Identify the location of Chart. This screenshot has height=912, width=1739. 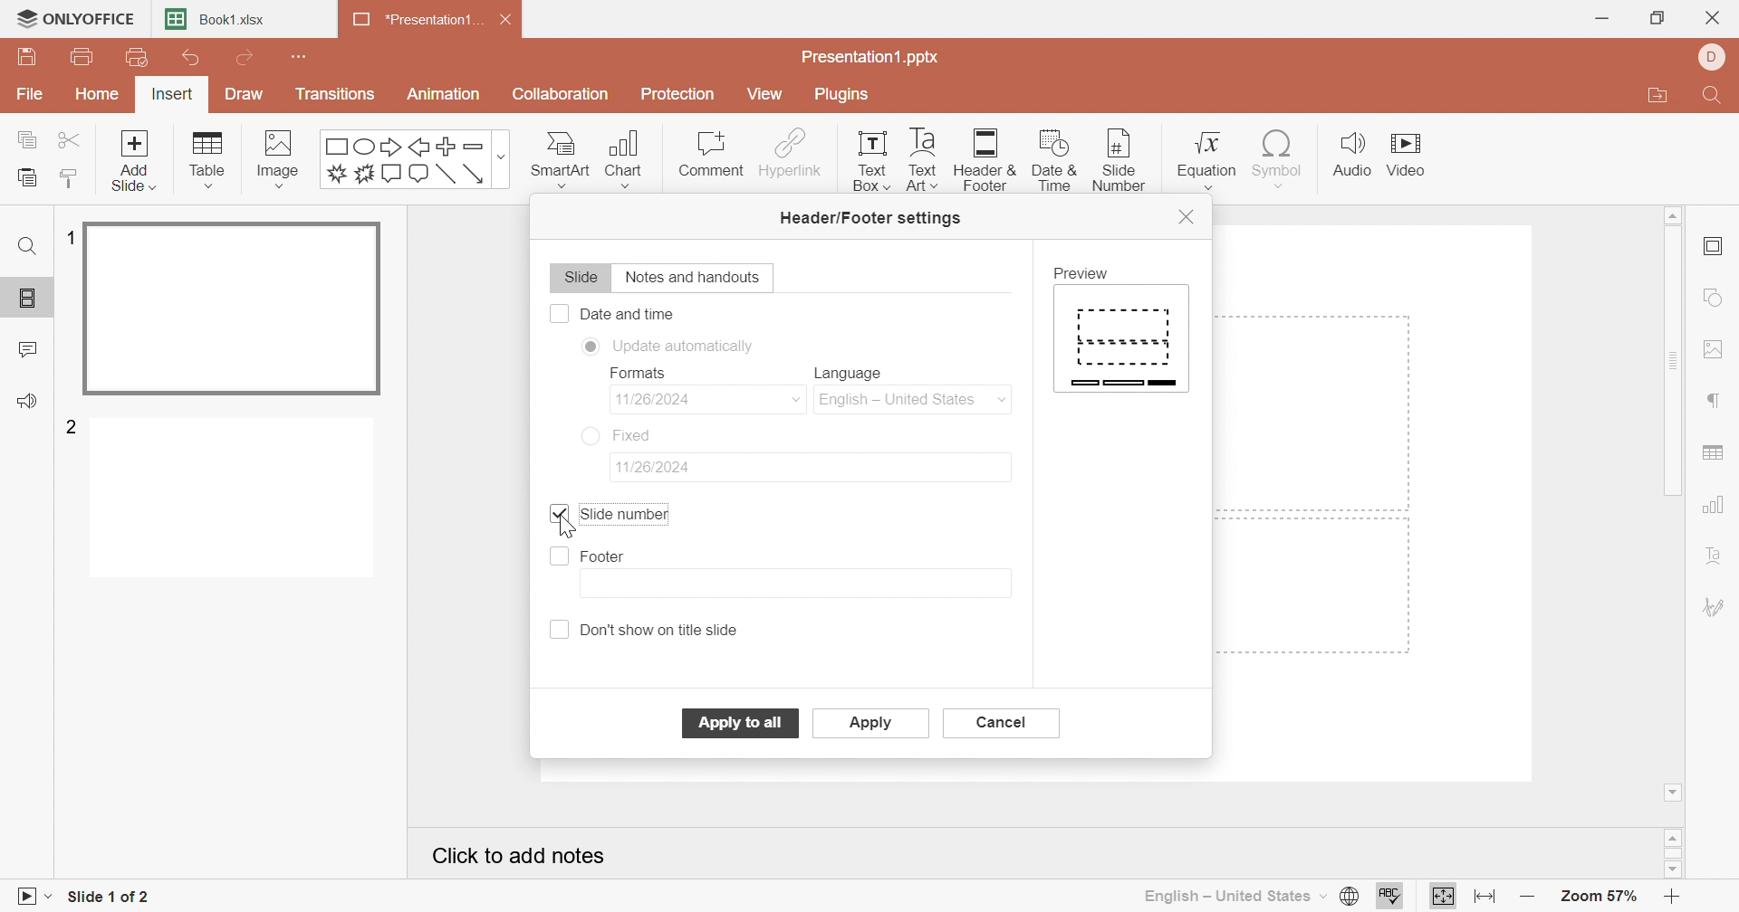
(631, 159).